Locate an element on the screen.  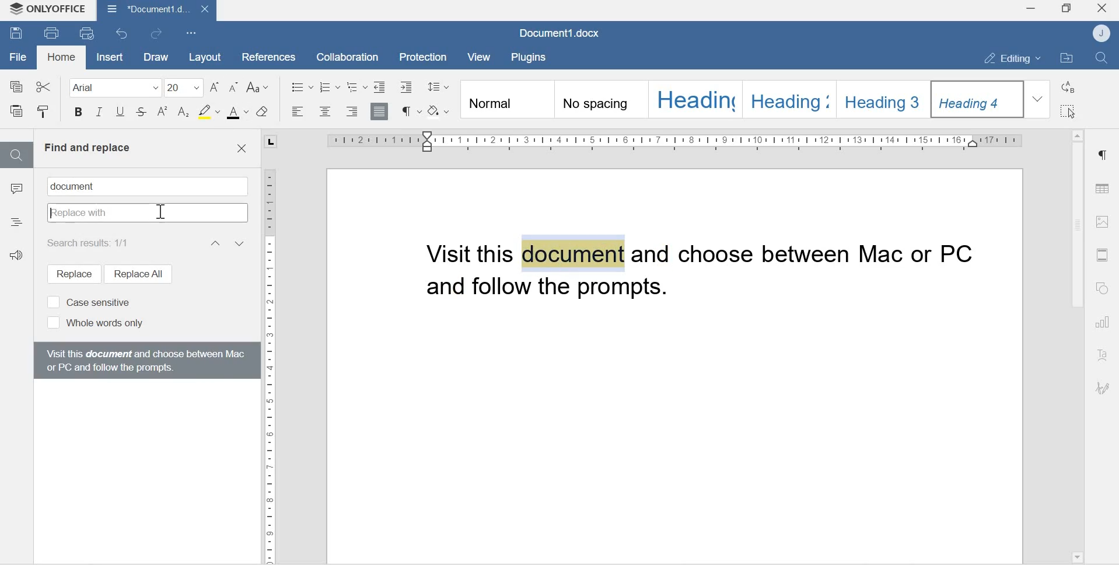
Save is located at coordinates (16, 34).